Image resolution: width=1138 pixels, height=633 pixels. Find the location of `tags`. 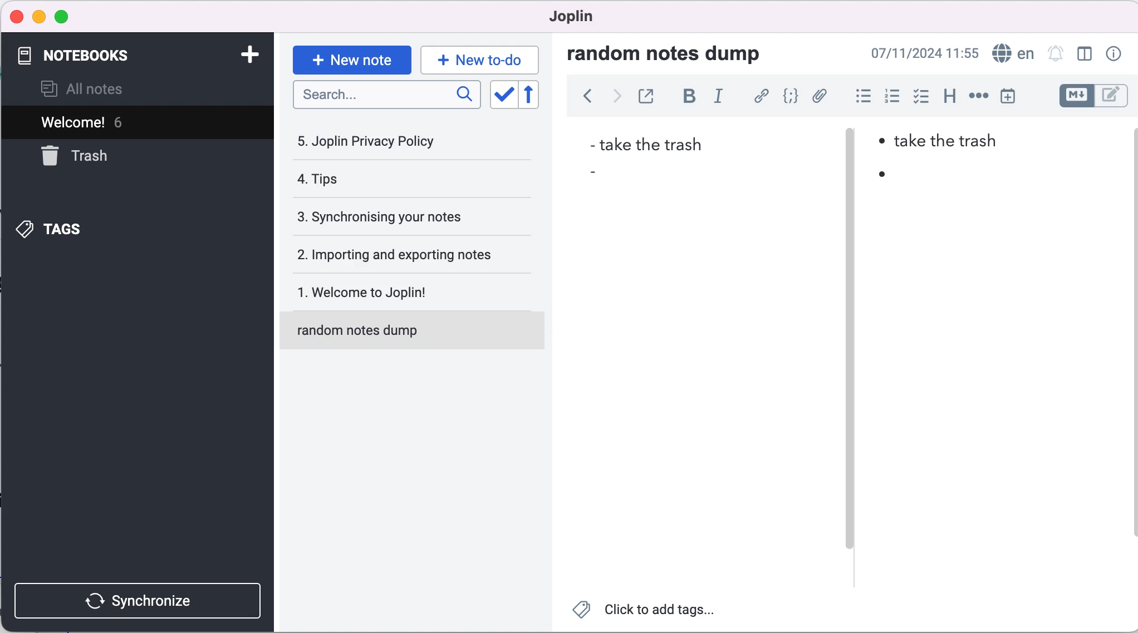

tags is located at coordinates (82, 229).